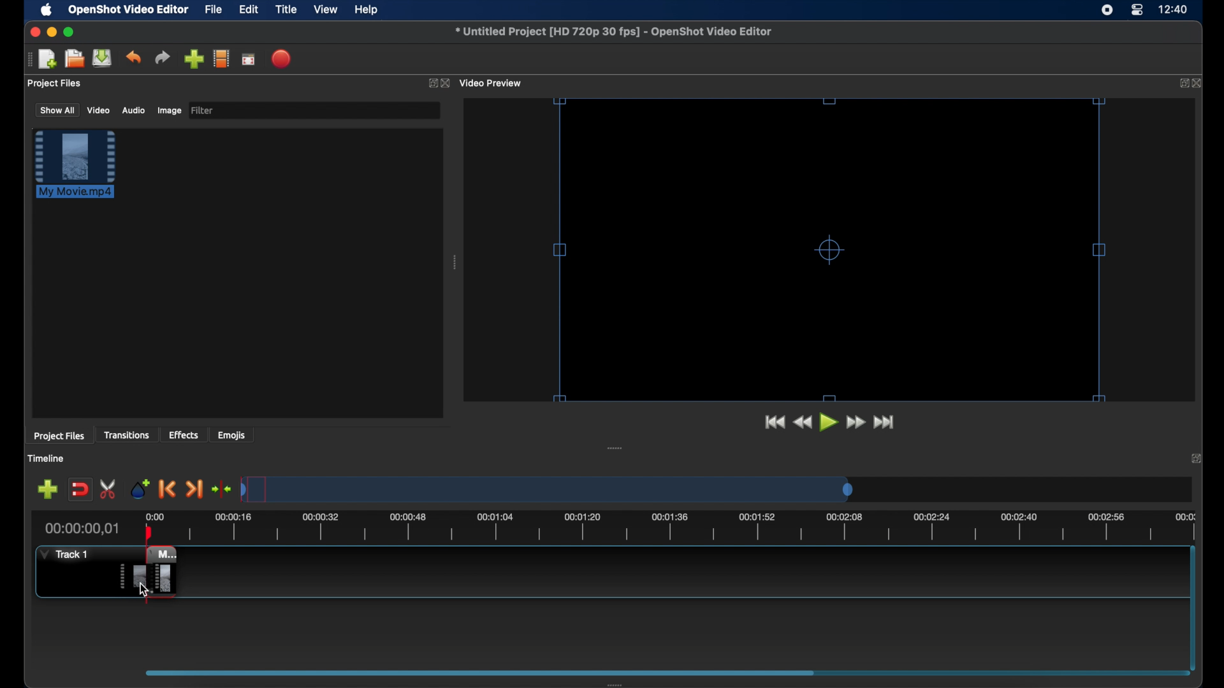 This screenshot has height=688, width=1224. I want to click on audio, so click(133, 111).